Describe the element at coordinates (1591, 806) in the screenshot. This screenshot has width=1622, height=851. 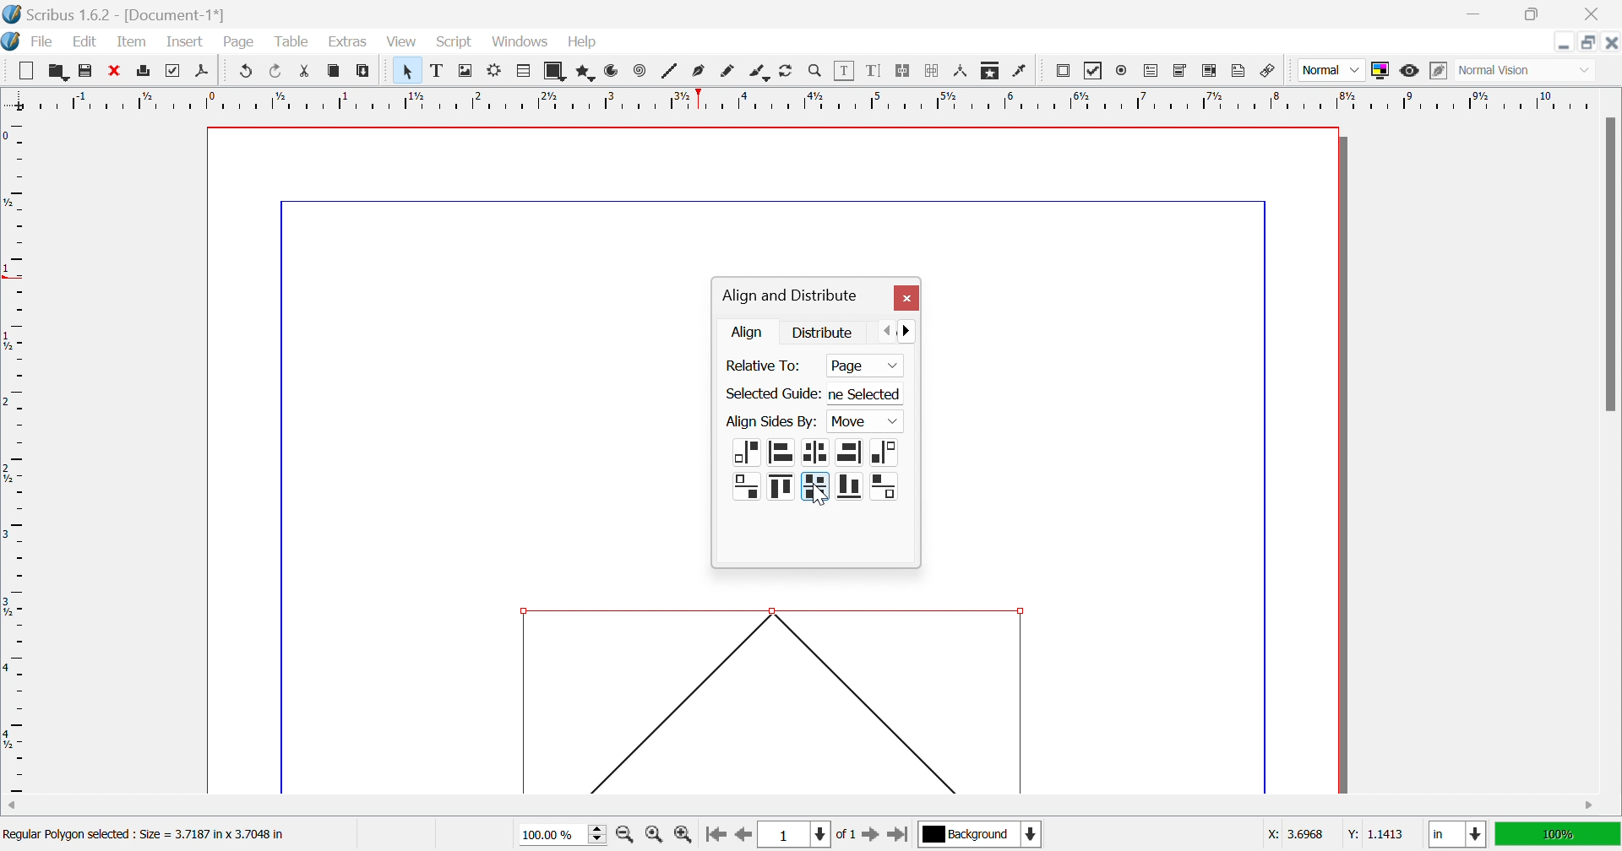
I see `Scroll right` at that location.